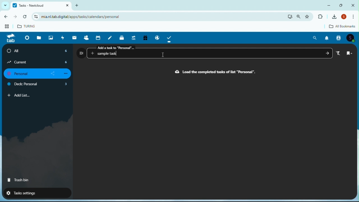 This screenshot has width=359, height=202. I want to click on backward, so click(5, 18).